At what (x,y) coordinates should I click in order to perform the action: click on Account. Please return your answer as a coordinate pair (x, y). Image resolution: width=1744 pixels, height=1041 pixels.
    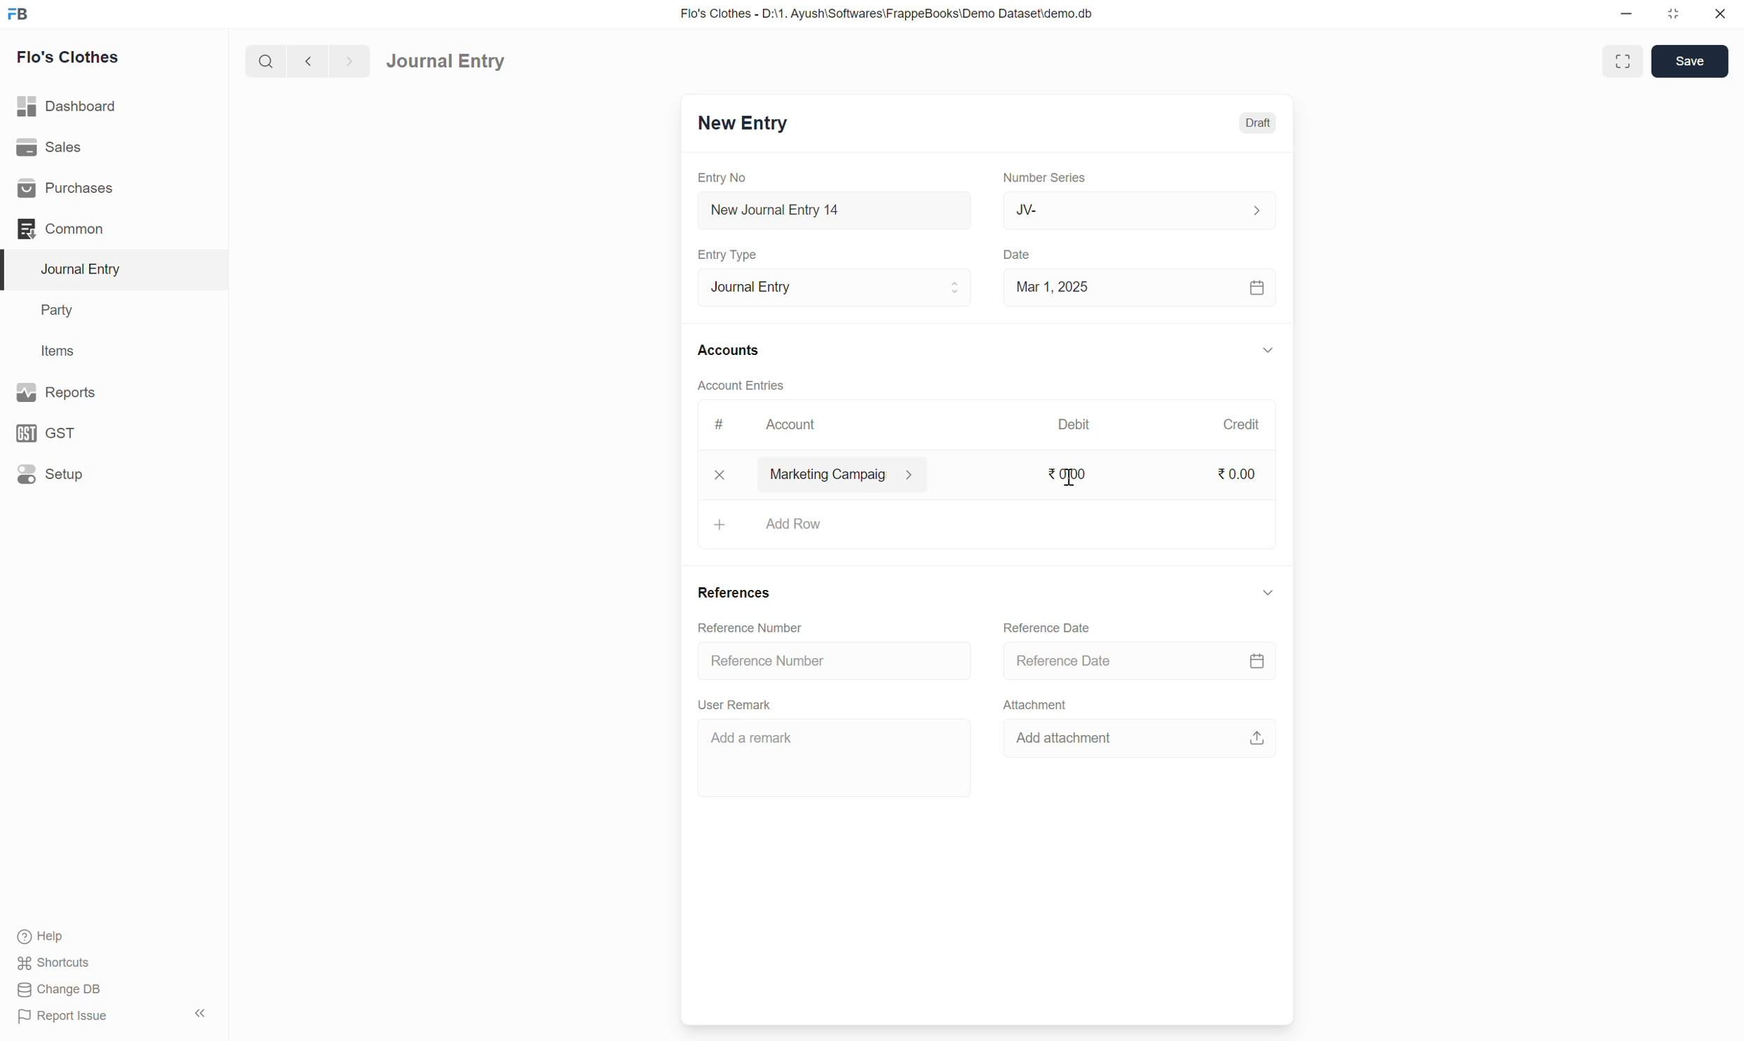
    Looking at the image, I should click on (793, 424).